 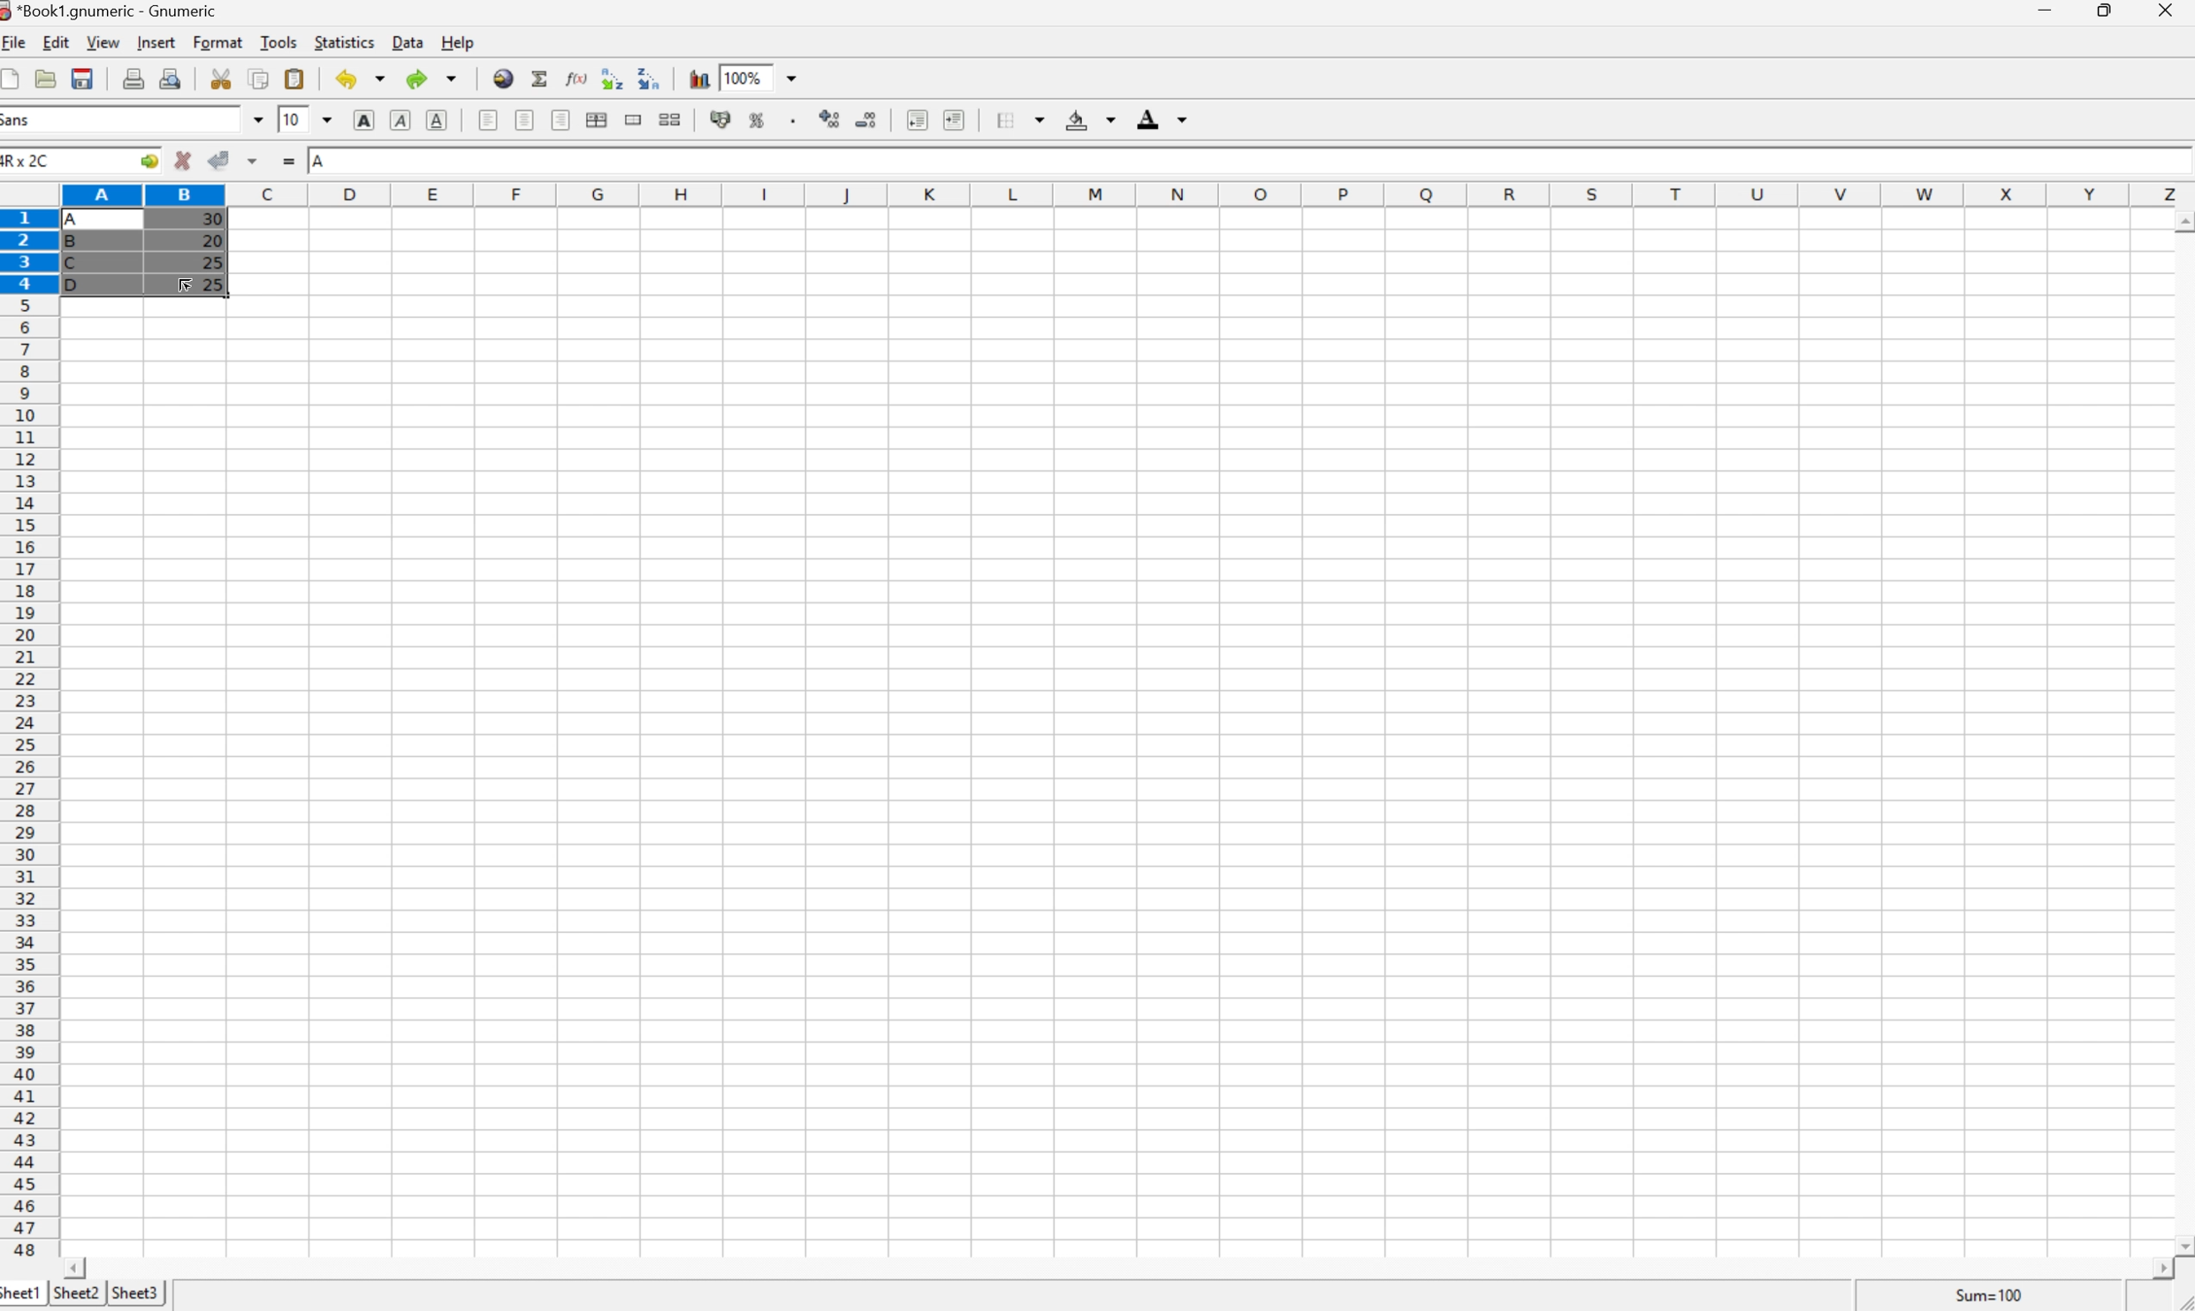 What do you see at coordinates (159, 43) in the screenshot?
I see `Insert` at bounding box center [159, 43].